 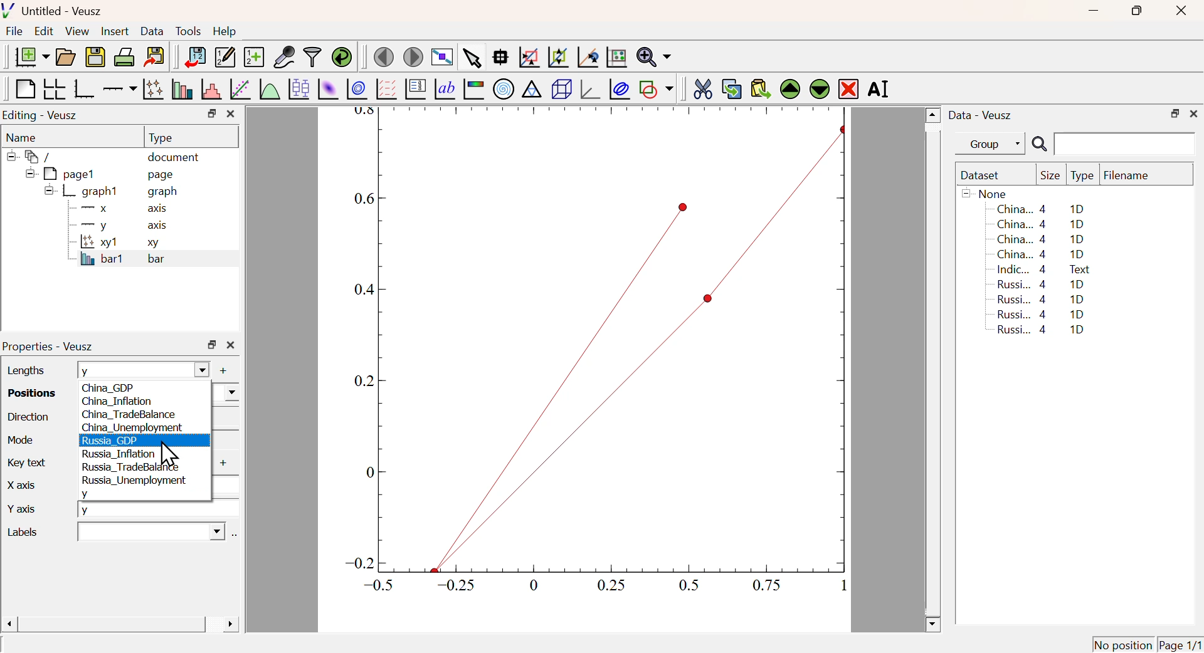 I want to click on China... 4 1D, so click(x=1040, y=209).